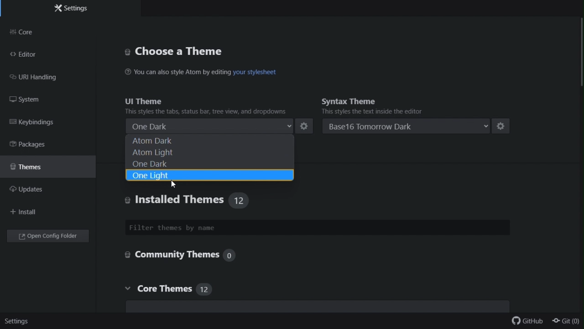 Image resolution: width=584 pixels, height=329 pixels. What do you see at coordinates (178, 256) in the screenshot?
I see `Community themes` at bounding box center [178, 256].